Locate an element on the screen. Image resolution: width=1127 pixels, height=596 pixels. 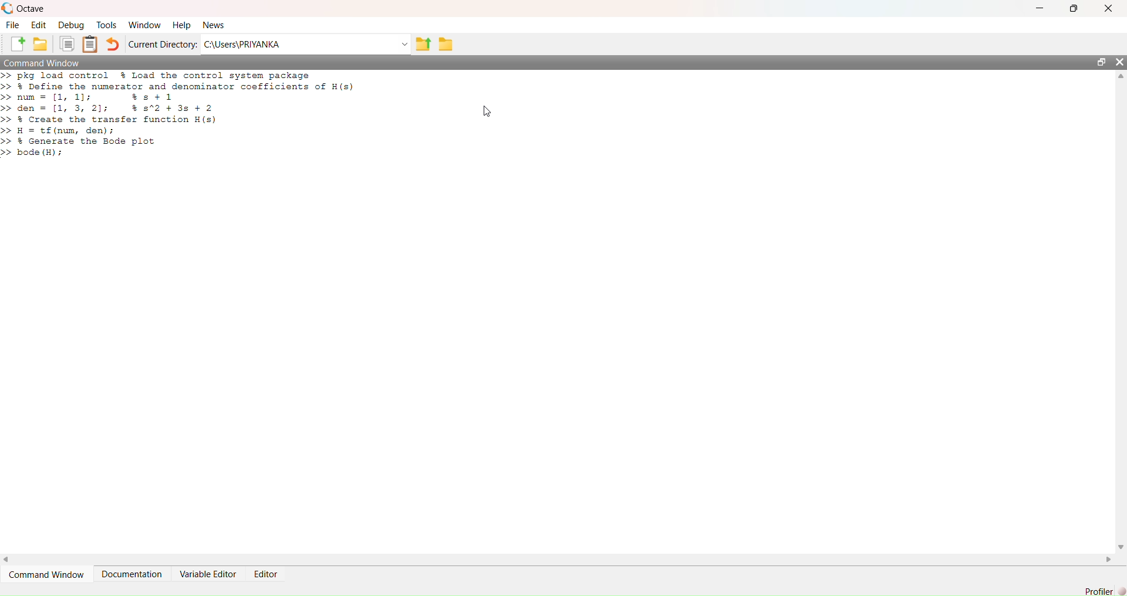
Browse Directions is located at coordinates (446, 43).